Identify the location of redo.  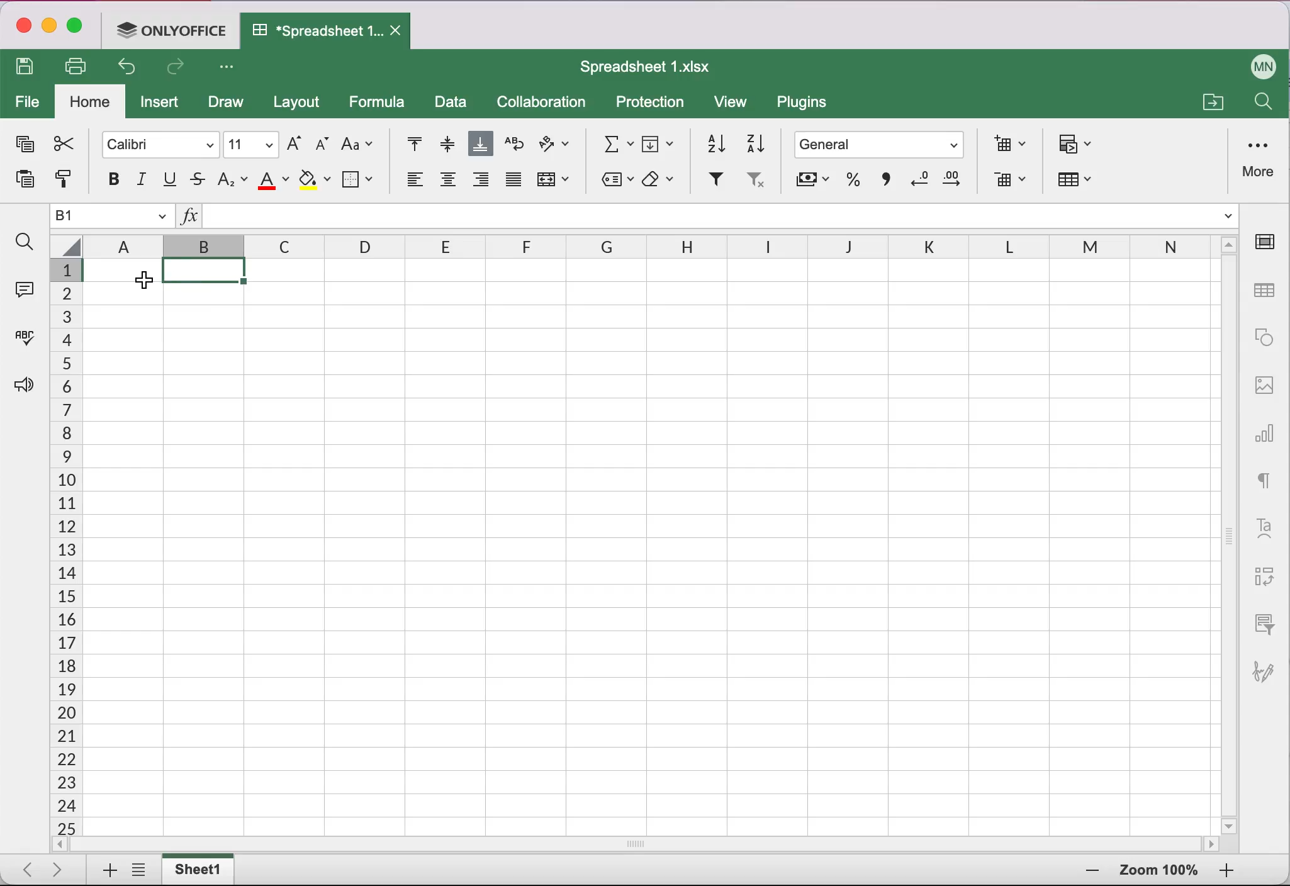
(179, 70).